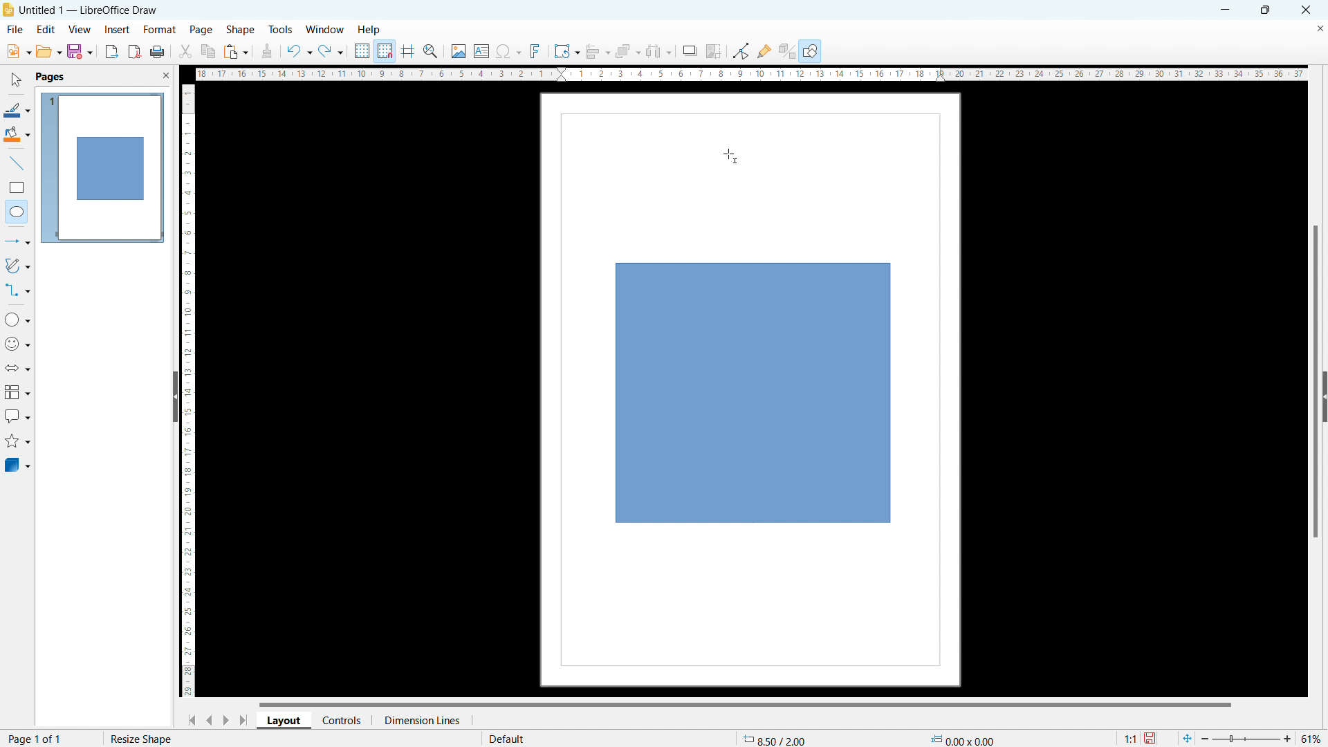 Image resolution: width=1328 pixels, height=747 pixels. I want to click on format, so click(158, 30).